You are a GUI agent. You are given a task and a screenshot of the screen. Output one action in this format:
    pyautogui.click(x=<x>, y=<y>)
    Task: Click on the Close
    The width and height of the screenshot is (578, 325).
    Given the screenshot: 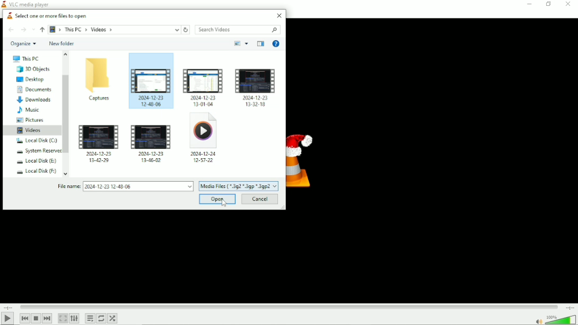 What is the action you would take?
    pyautogui.click(x=567, y=4)
    